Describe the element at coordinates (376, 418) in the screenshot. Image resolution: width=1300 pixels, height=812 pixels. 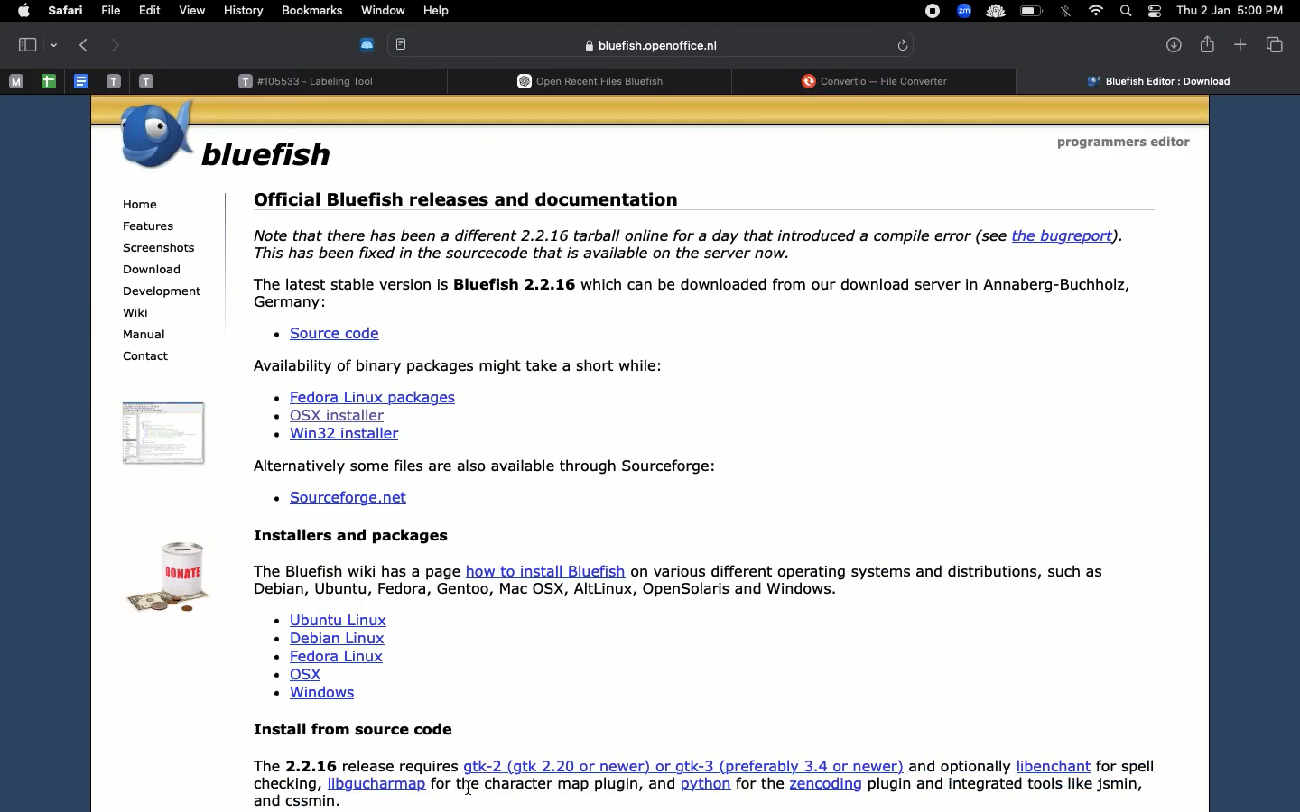
I see `links` at that location.